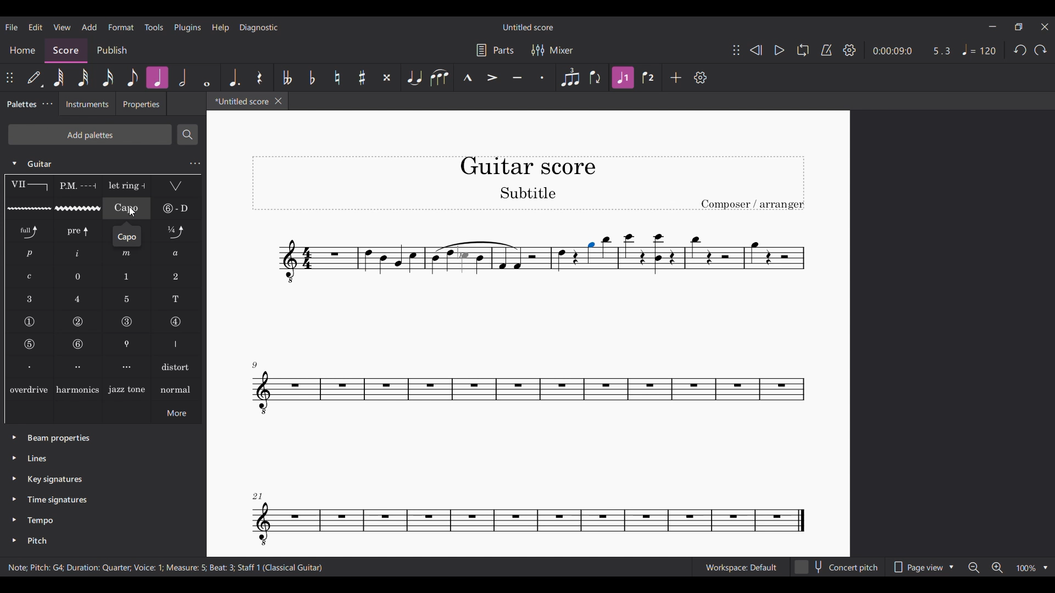  Describe the element at coordinates (259, 28) in the screenshot. I see `Diagnostic menu` at that location.